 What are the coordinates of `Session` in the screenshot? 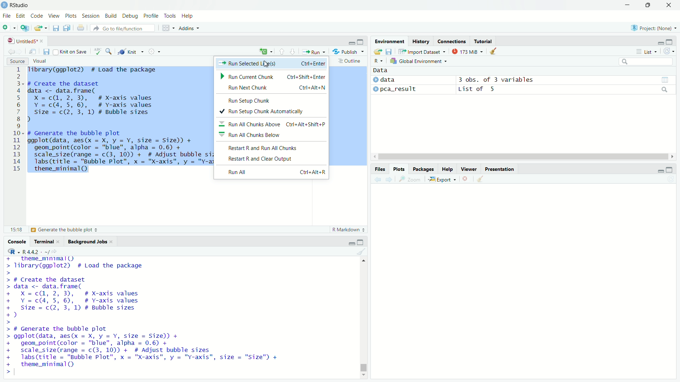 It's located at (91, 16).